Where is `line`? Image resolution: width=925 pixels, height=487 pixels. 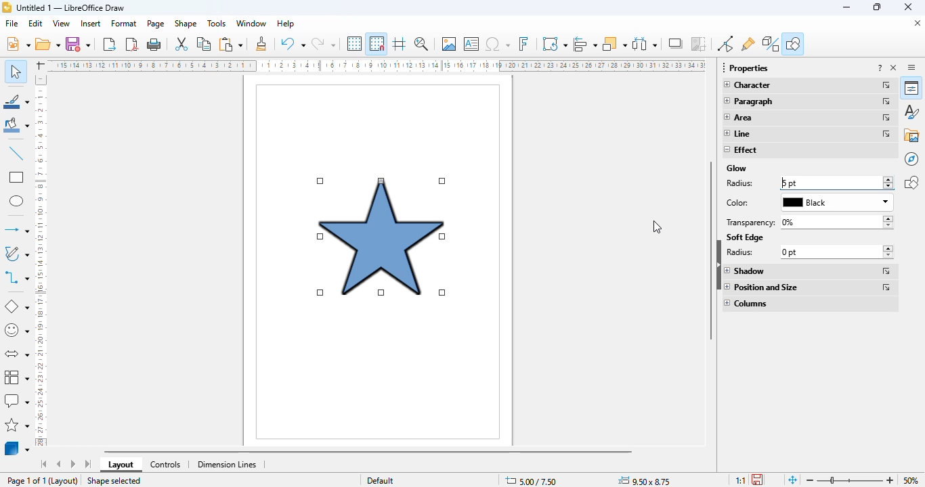
line is located at coordinates (736, 133).